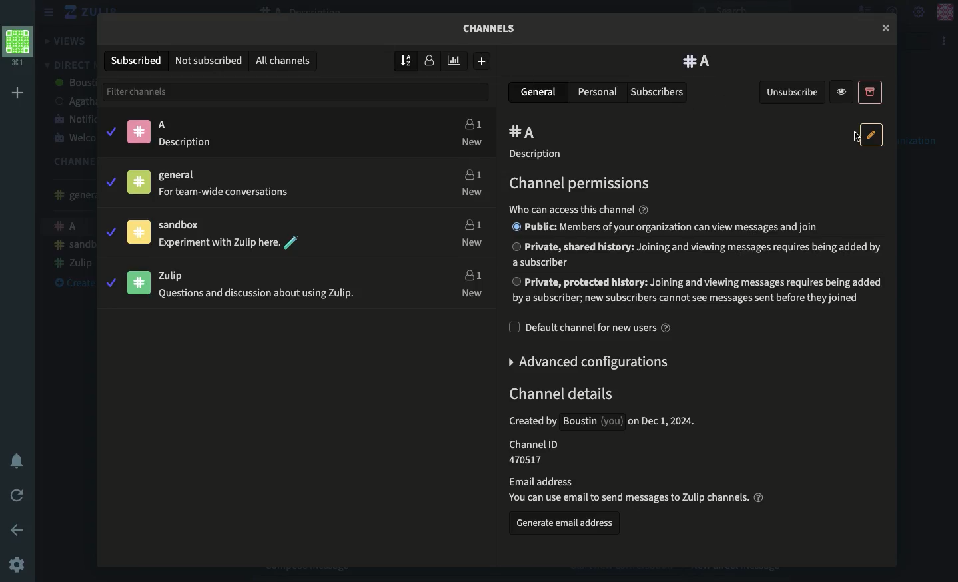 This screenshot has height=582, width=958. I want to click on O Private, shared history: Joining and viewing messages requires being added by
a subscriber, so click(697, 253).